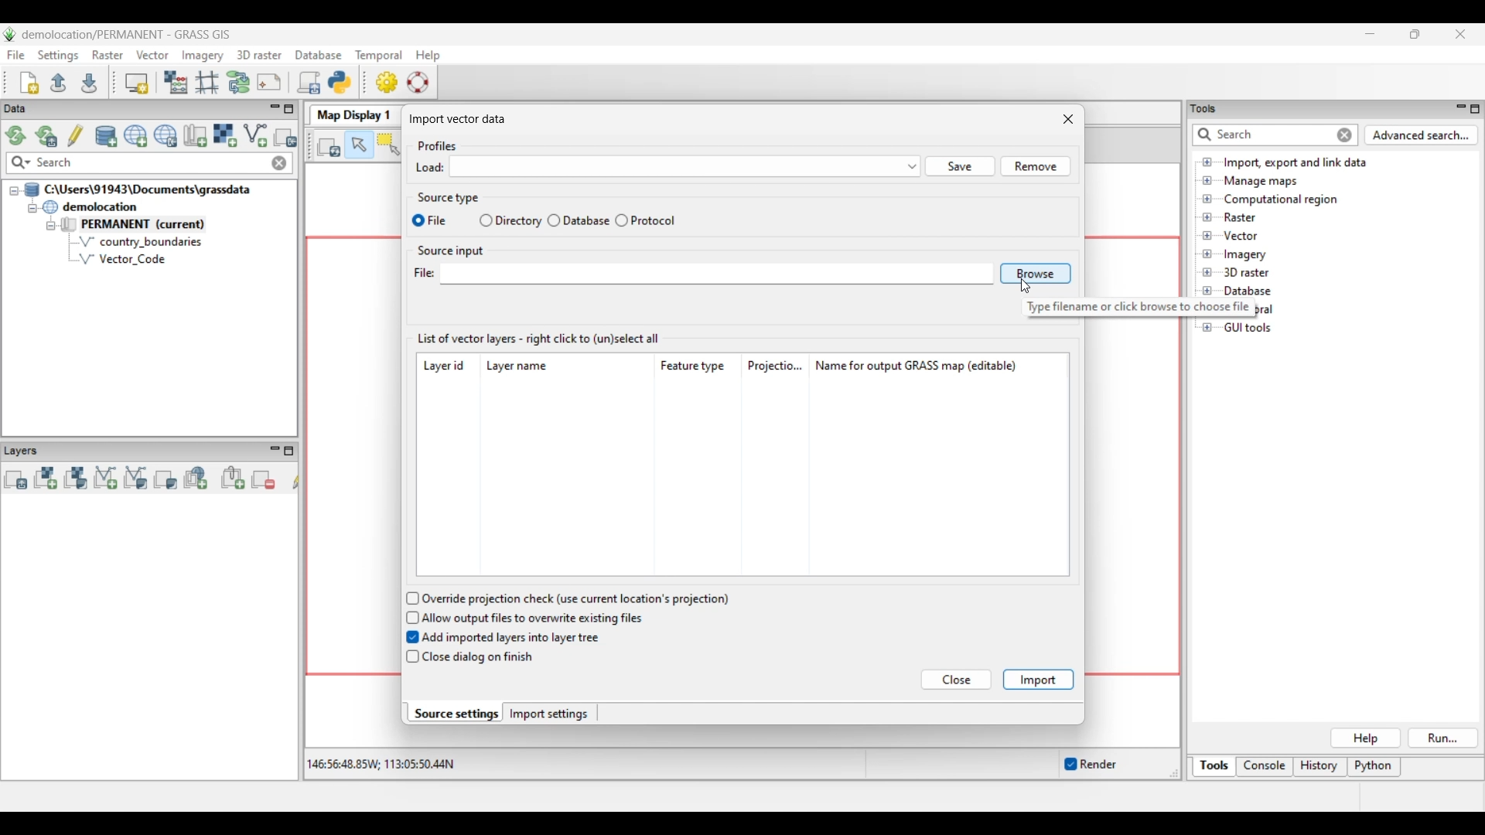  I want to click on Import, so click(1038, 680).